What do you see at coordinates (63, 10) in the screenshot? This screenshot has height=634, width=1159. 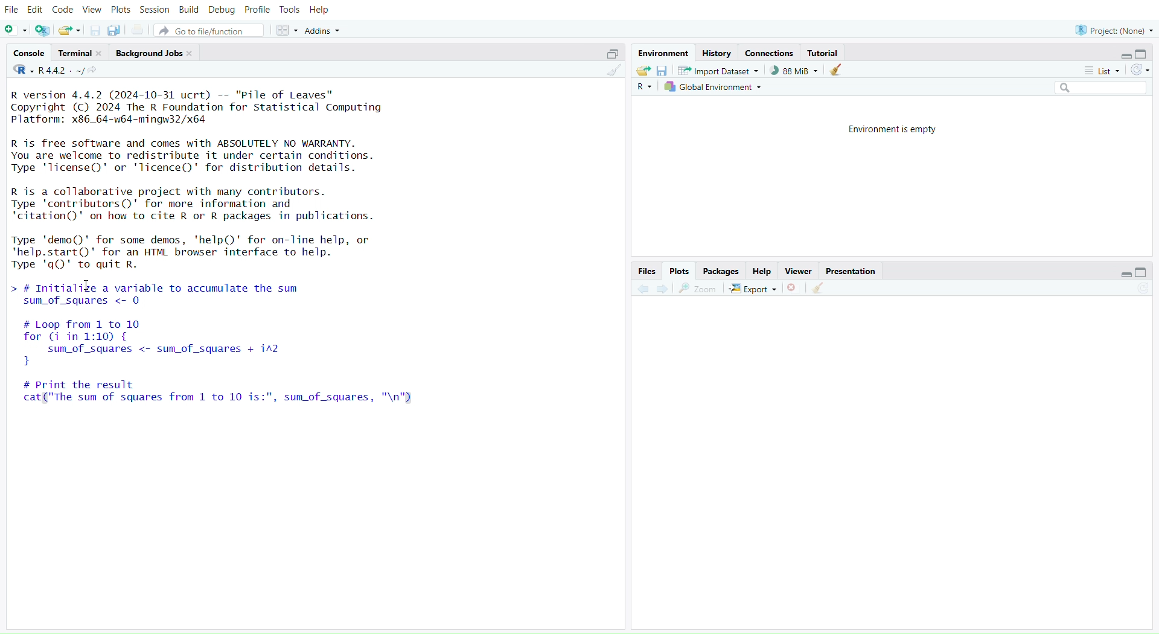 I see `code` at bounding box center [63, 10].